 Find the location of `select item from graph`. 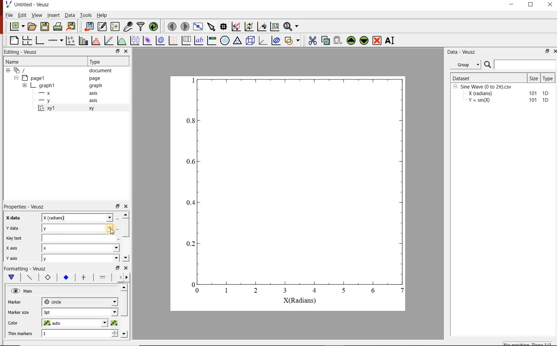

select item from graph is located at coordinates (212, 26).